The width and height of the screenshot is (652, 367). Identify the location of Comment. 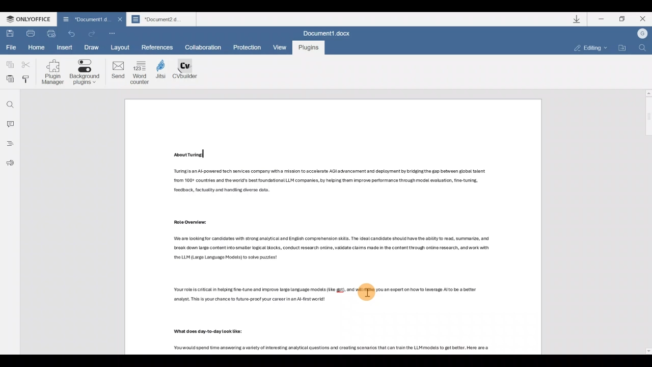
(9, 124).